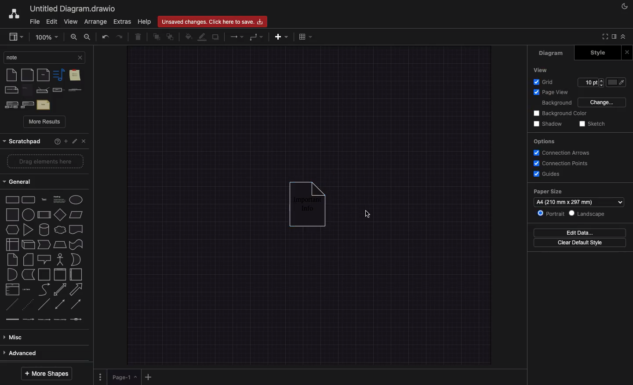  Describe the element at coordinates (45, 245) in the screenshot. I see `step` at that location.